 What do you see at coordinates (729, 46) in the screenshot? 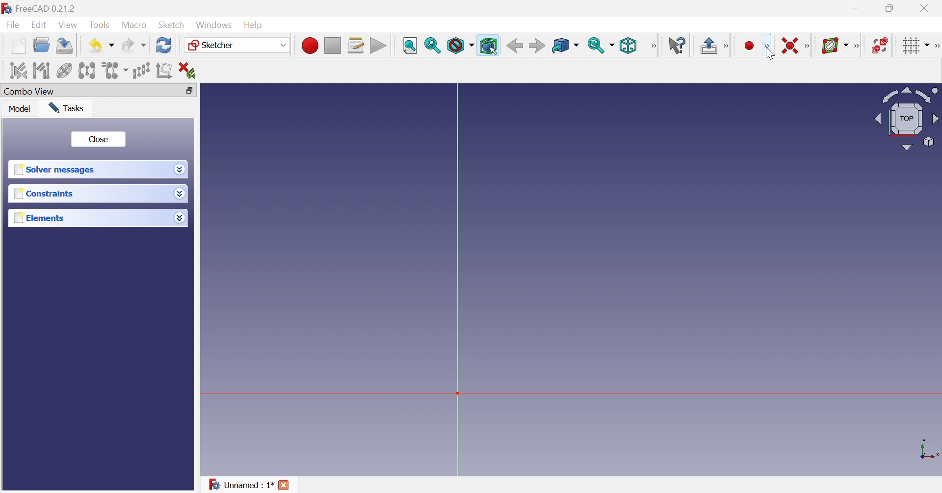
I see `Sketcher edit mode` at bounding box center [729, 46].